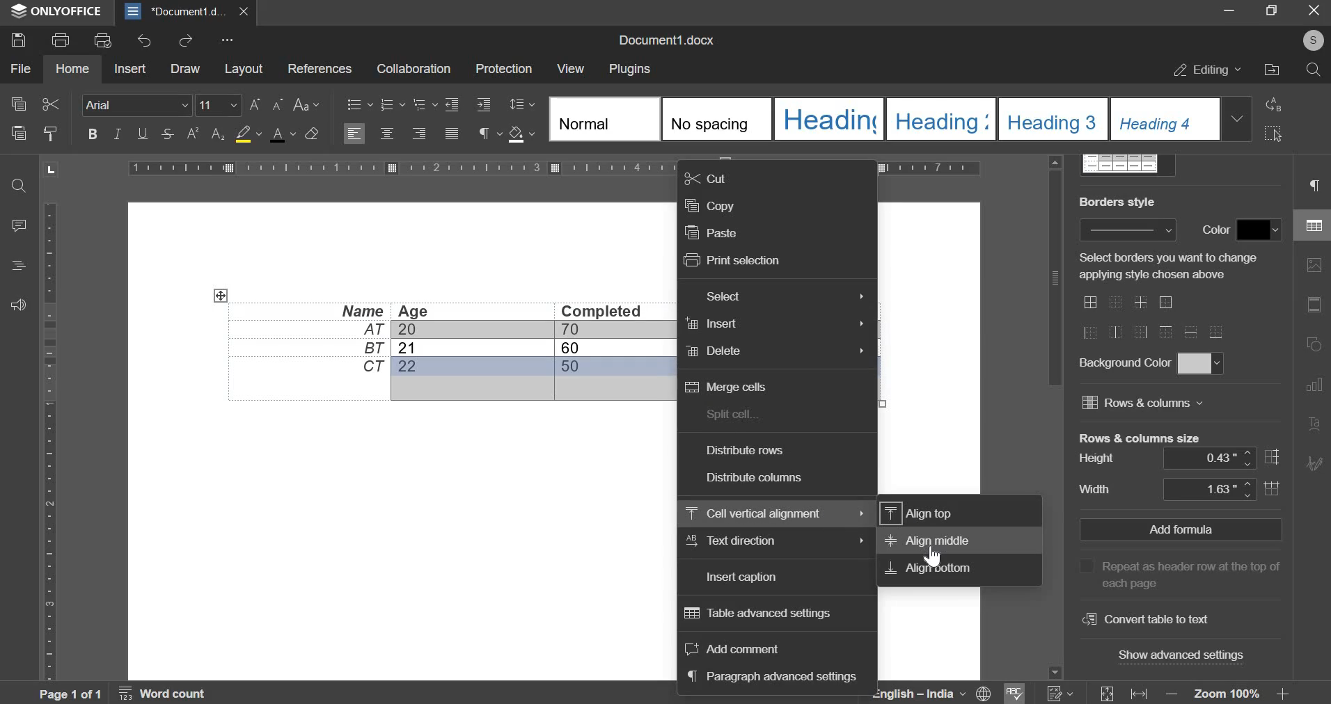 This screenshot has width=1331, height=704. What do you see at coordinates (712, 351) in the screenshot?
I see `delete` at bounding box center [712, 351].